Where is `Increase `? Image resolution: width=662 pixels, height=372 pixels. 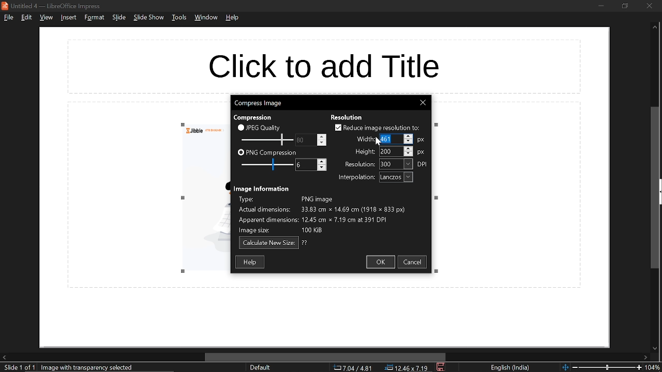
Increase  is located at coordinates (409, 136).